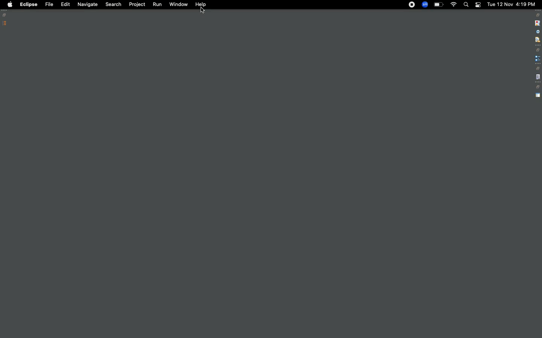 This screenshot has height=338, width=542. I want to click on Search, so click(113, 5).